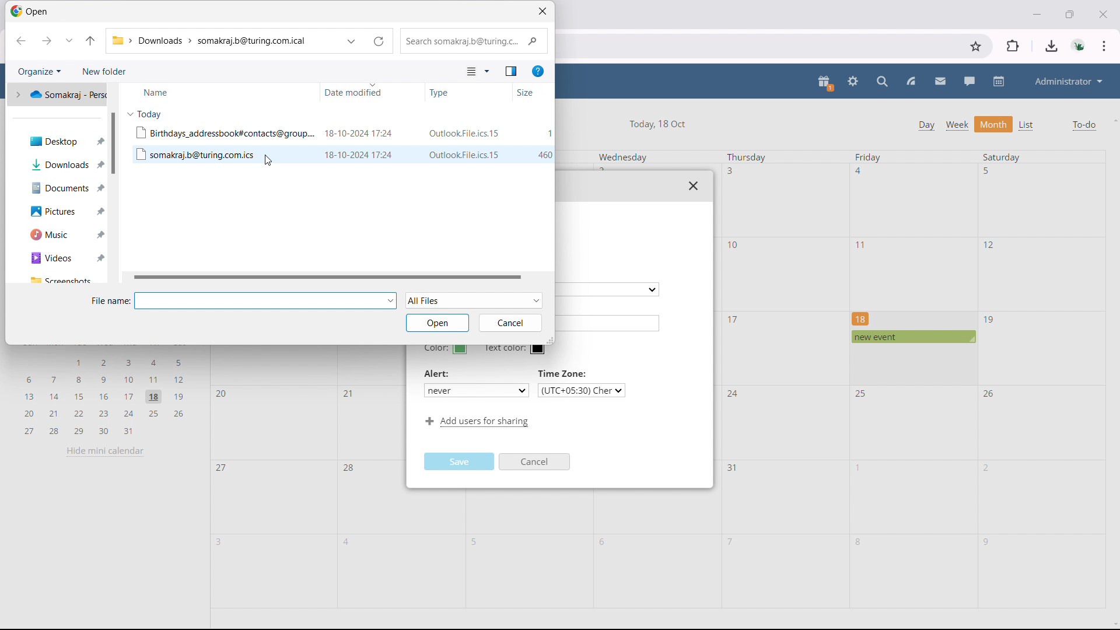  Describe the element at coordinates (533, 92) in the screenshot. I see `size` at that location.